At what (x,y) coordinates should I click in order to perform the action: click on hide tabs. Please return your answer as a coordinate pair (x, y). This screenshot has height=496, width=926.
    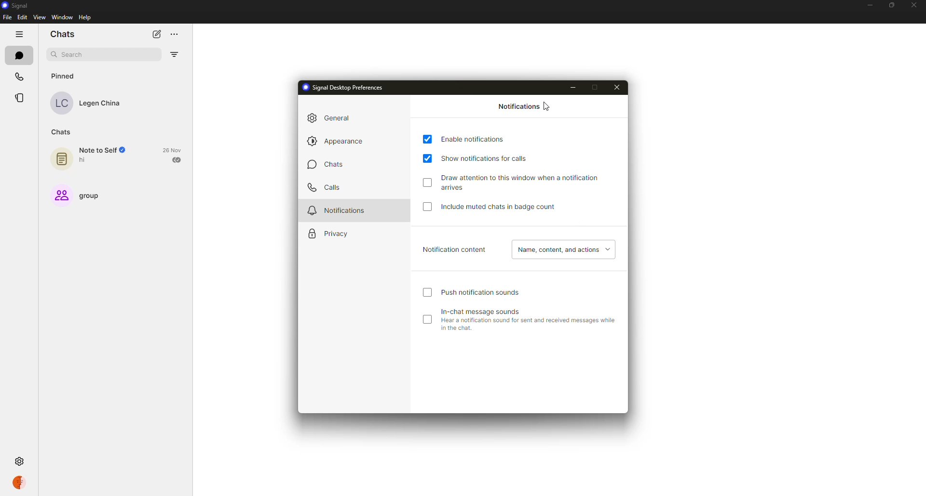
    Looking at the image, I should click on (21, 34).